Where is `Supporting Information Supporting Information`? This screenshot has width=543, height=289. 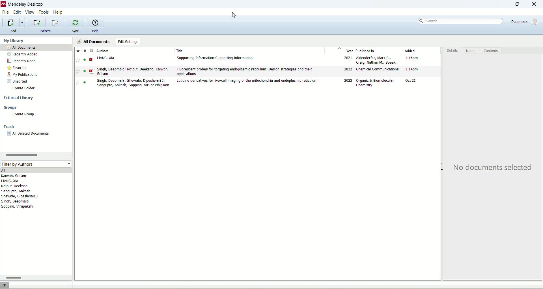
Supporting Information Supporting Information is located at coordinates (215, 59).